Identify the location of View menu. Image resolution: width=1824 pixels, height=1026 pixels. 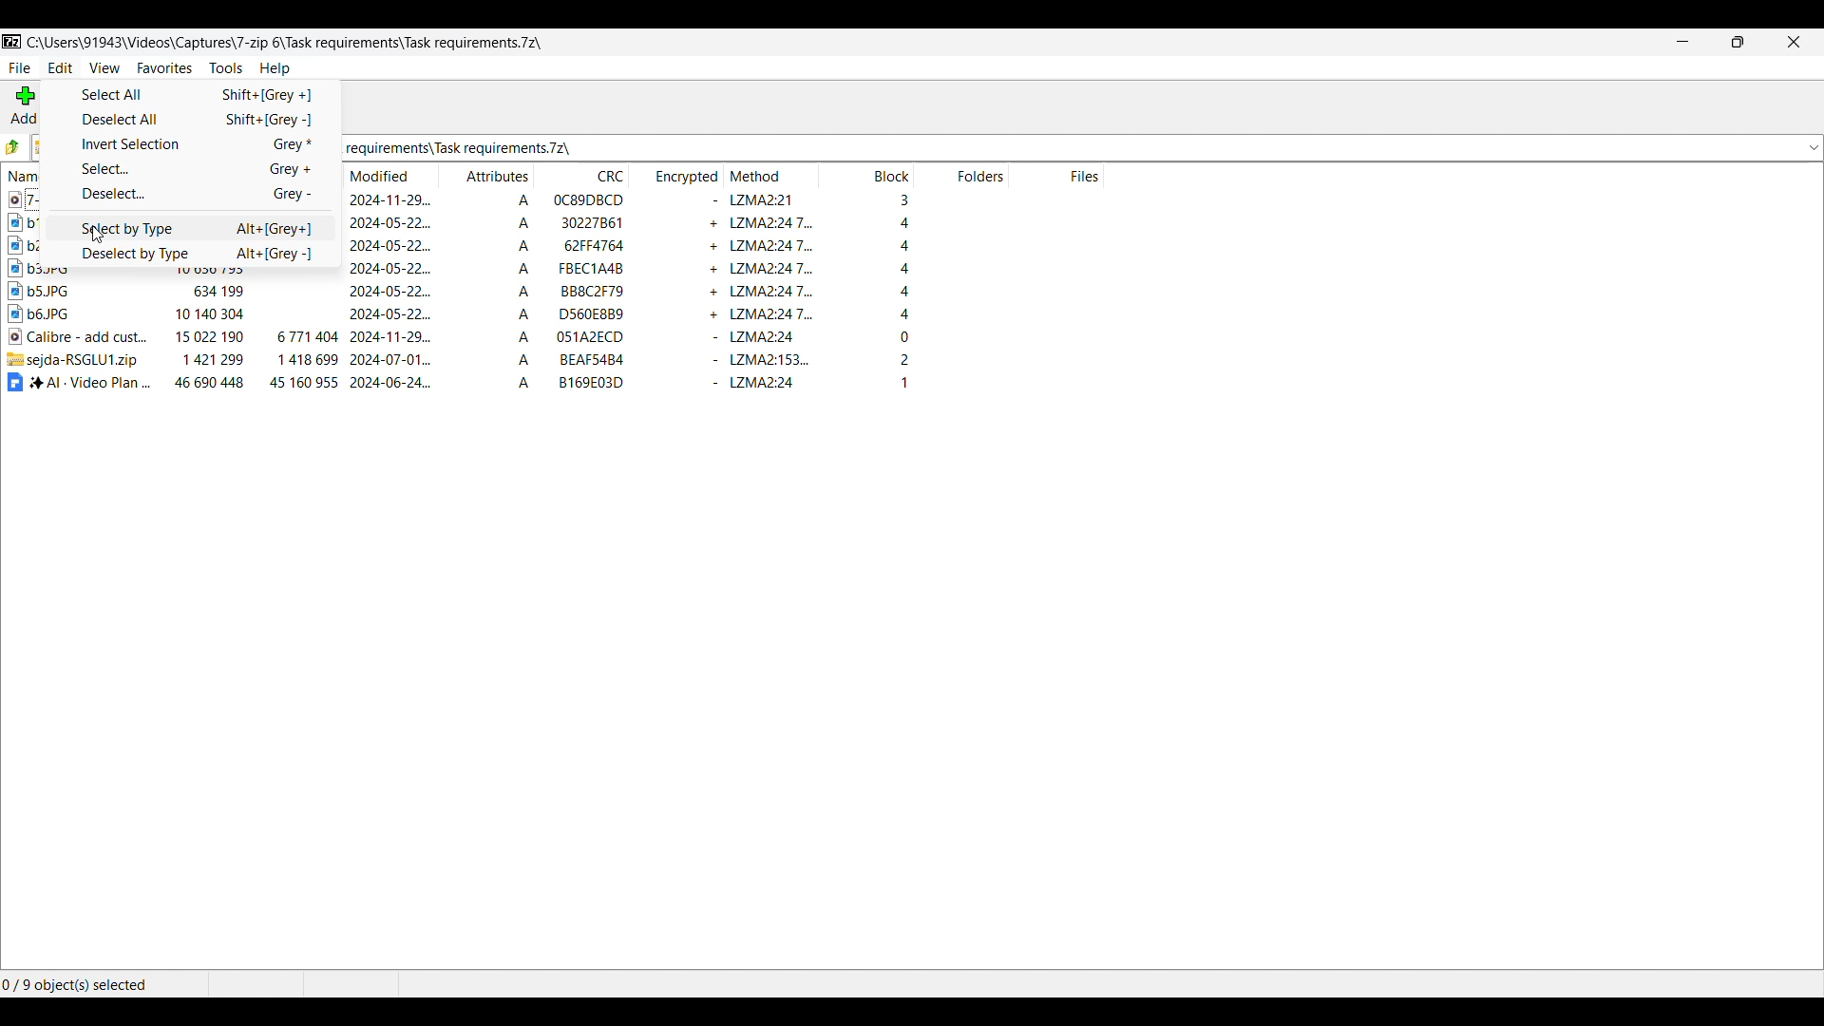
(104, 68).